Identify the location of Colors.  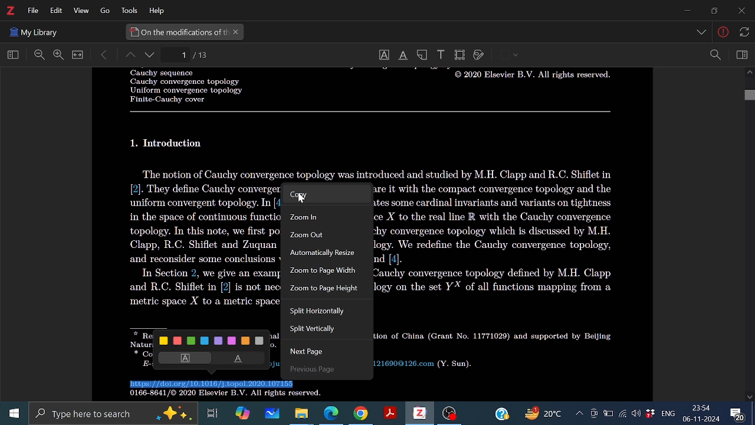
(213, 340).